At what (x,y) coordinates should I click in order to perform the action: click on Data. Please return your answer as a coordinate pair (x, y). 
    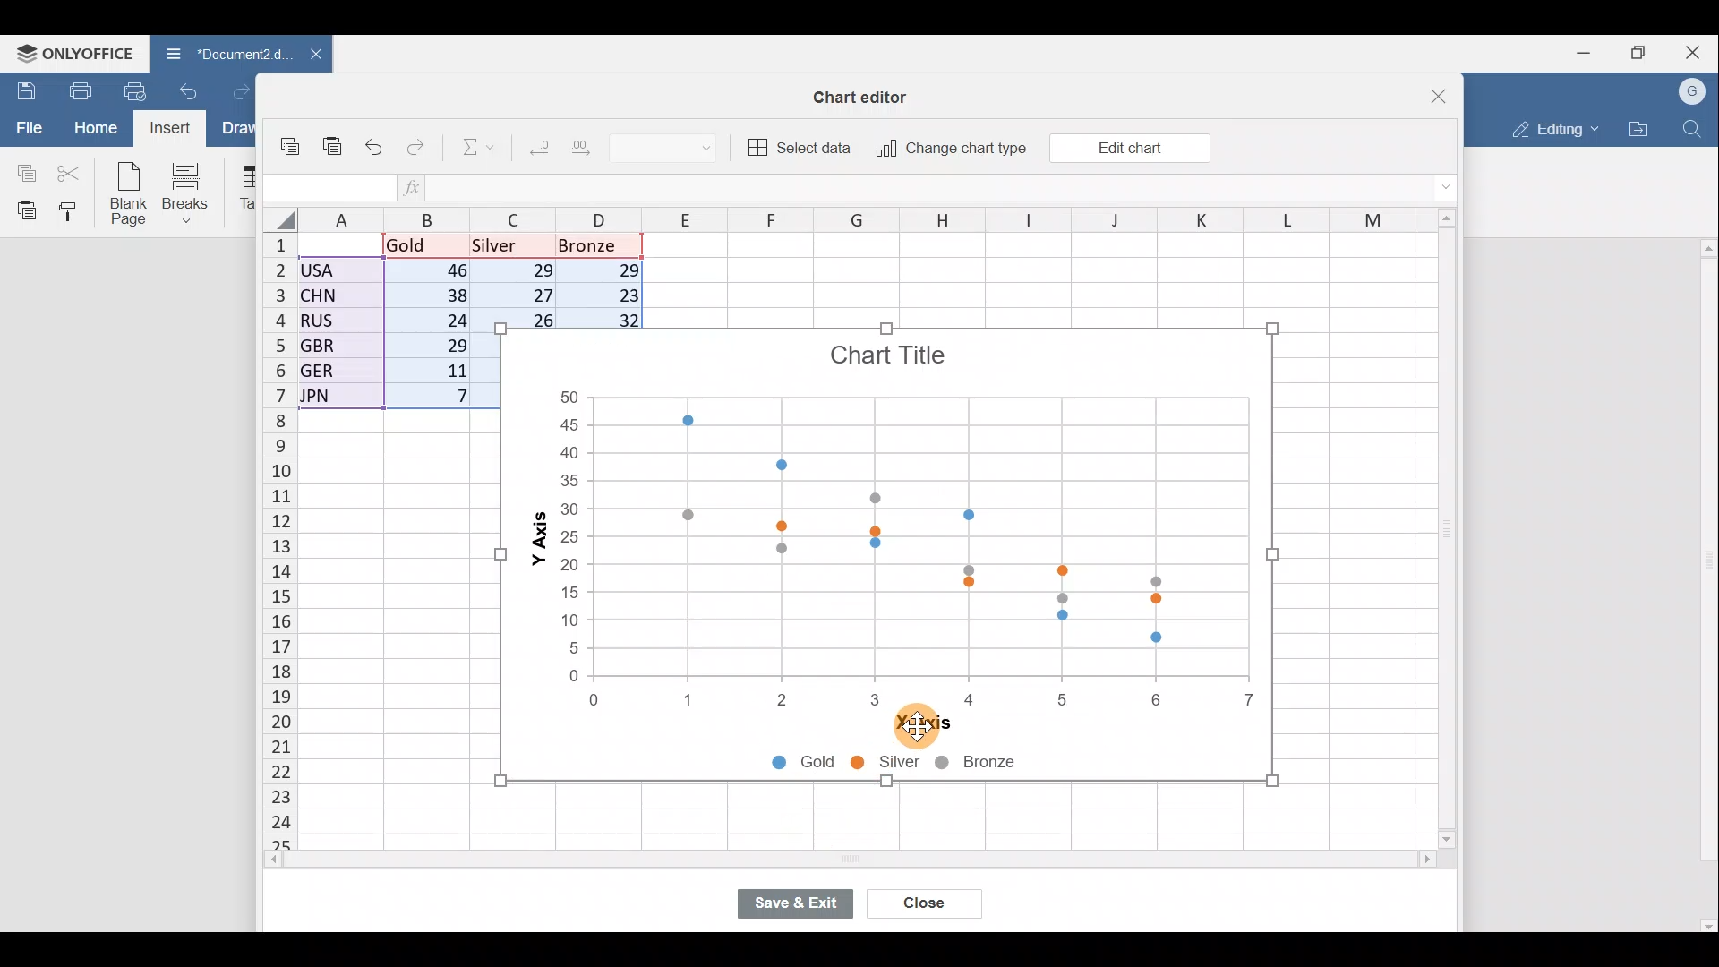
    Looking at the image, I should click on (397, 328).